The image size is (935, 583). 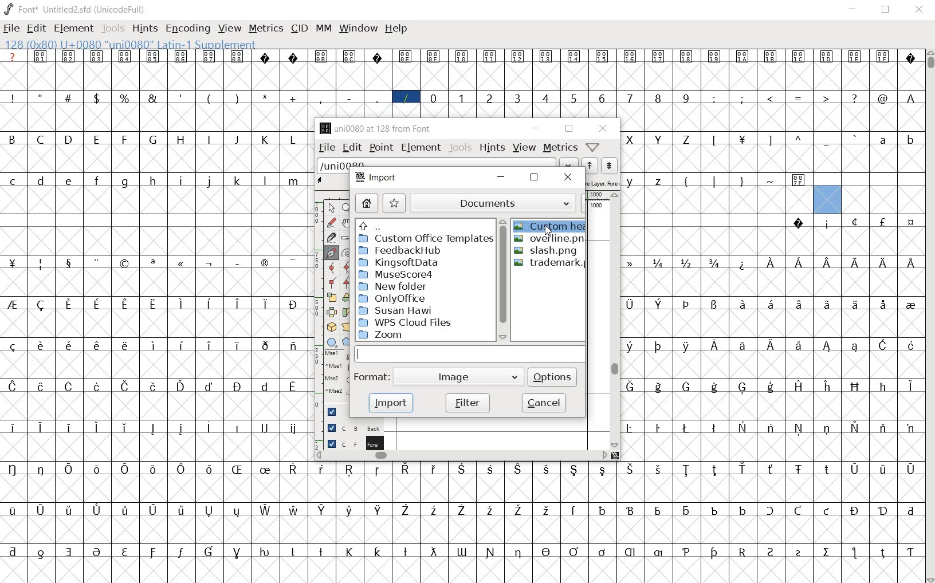 What do you see at coordinates (349, 427) in the screenshot?
I see `background layer` at bounding box center [349, 427].